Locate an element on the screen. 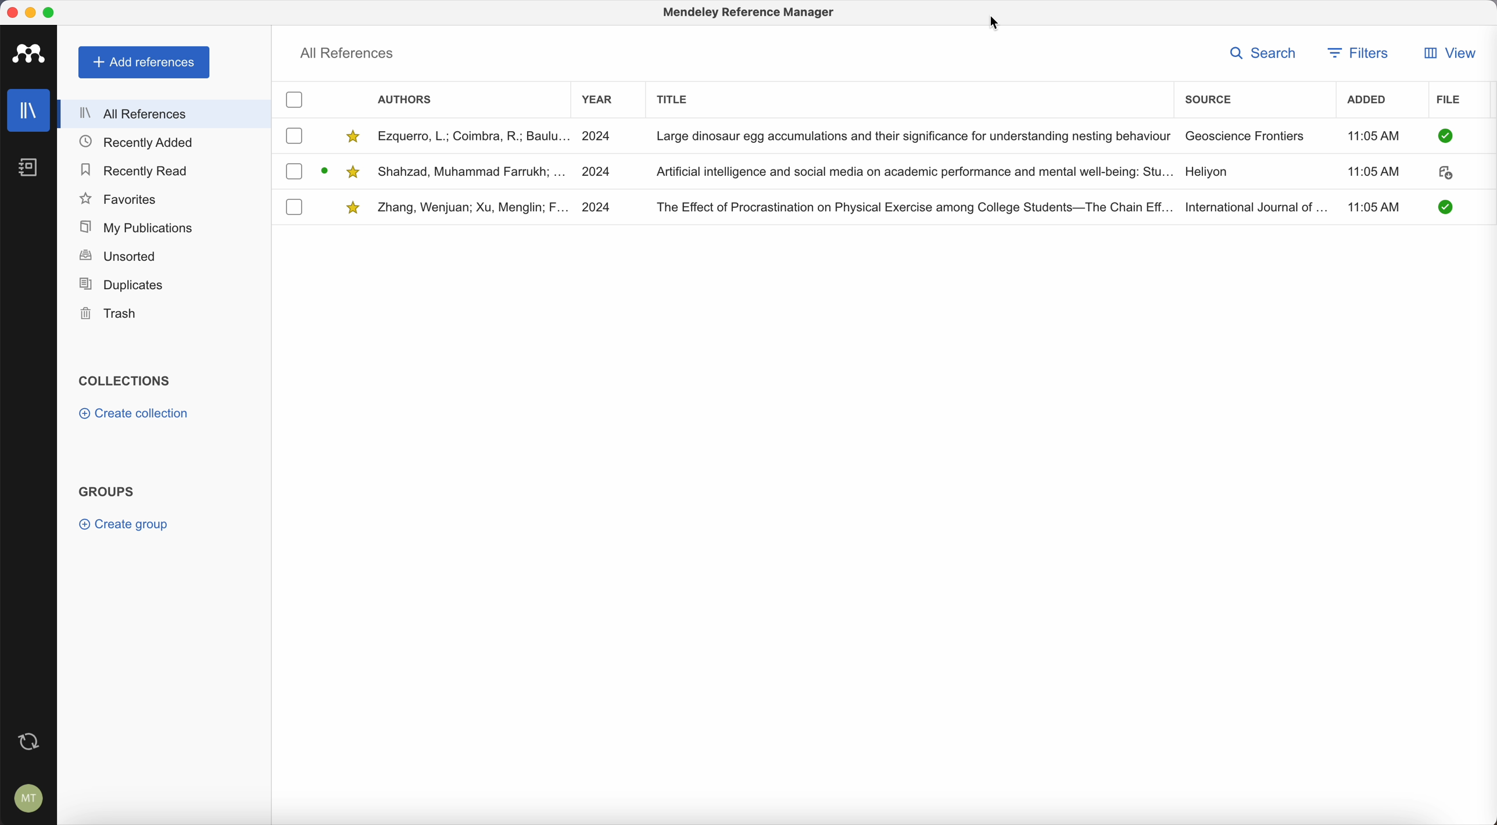 The width and height of the screenshot is (1497, 825). all references is located at coordinates (166, 113).